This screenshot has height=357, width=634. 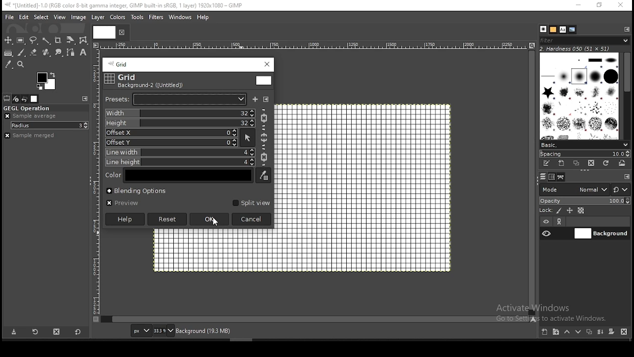 What do you see at coordinates (139, 17) in the screenshot?
I see `tools` at bounding box center [139, 17].